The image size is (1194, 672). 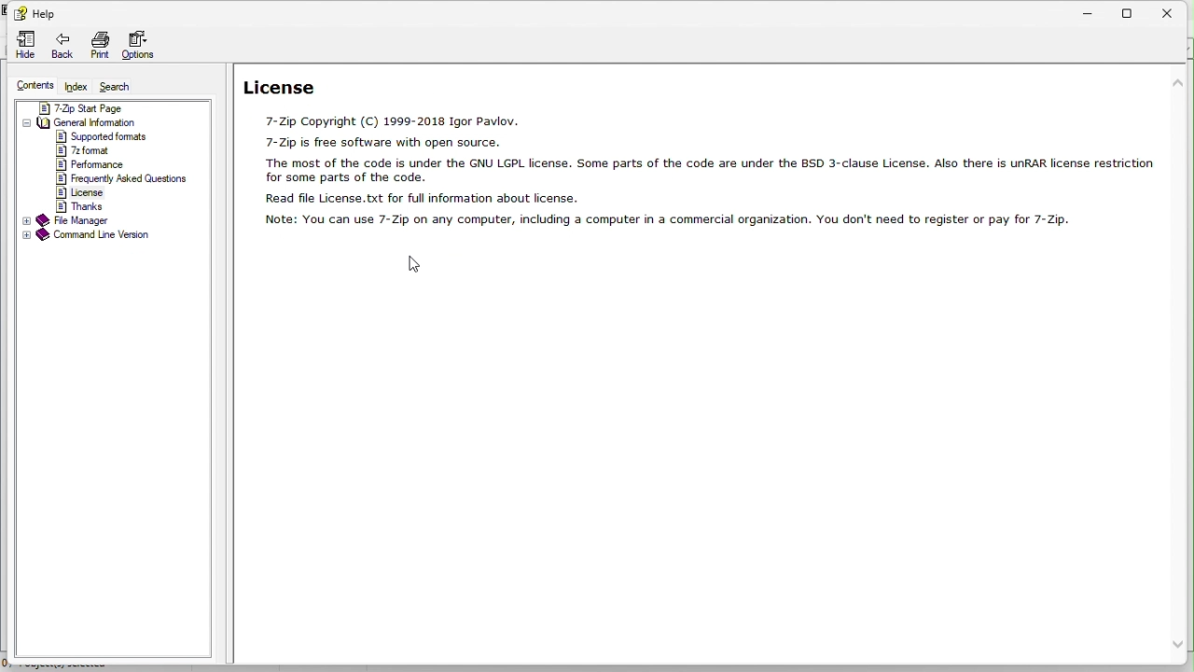 I want to click on Search, so click(x=114, y=86).